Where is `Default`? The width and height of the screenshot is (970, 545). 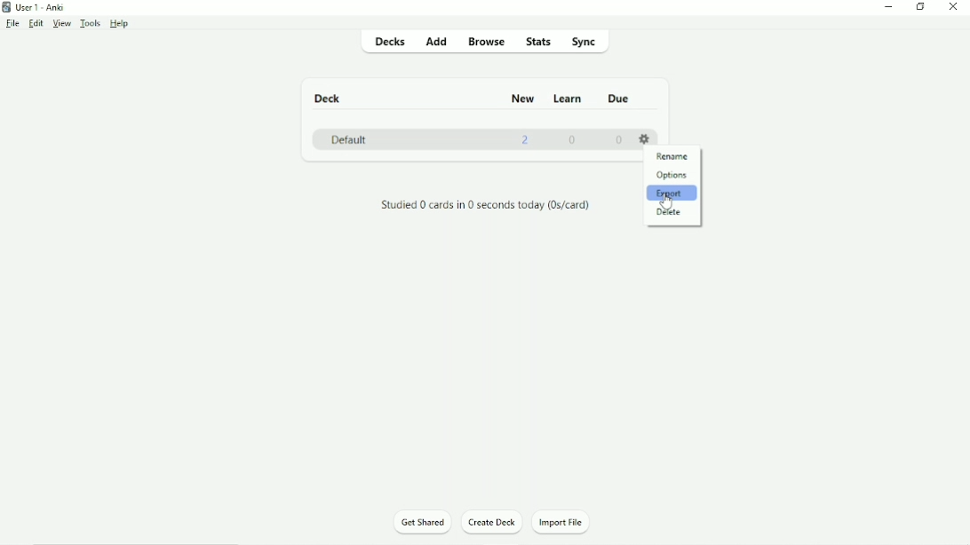
Default is located at coordinates (349, 141).